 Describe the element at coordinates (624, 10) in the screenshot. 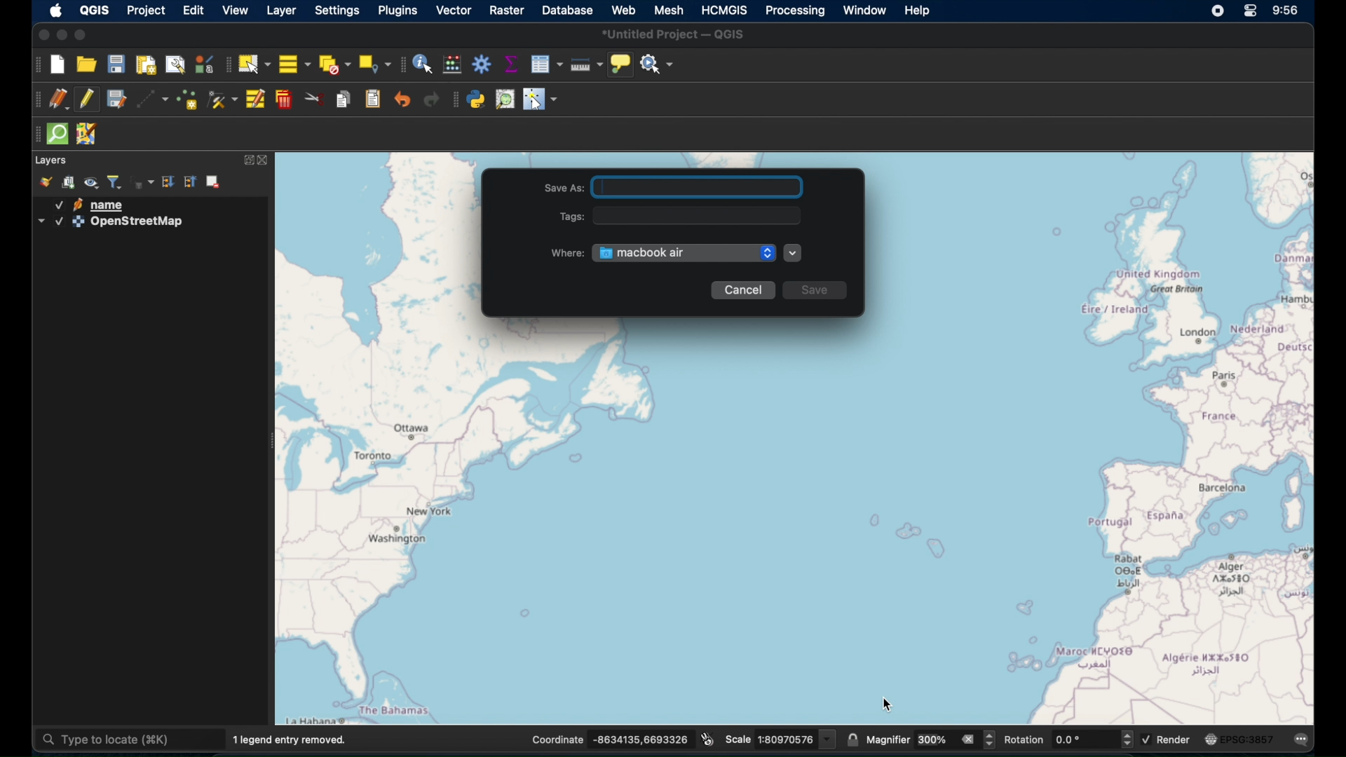

I see `web` at that location.